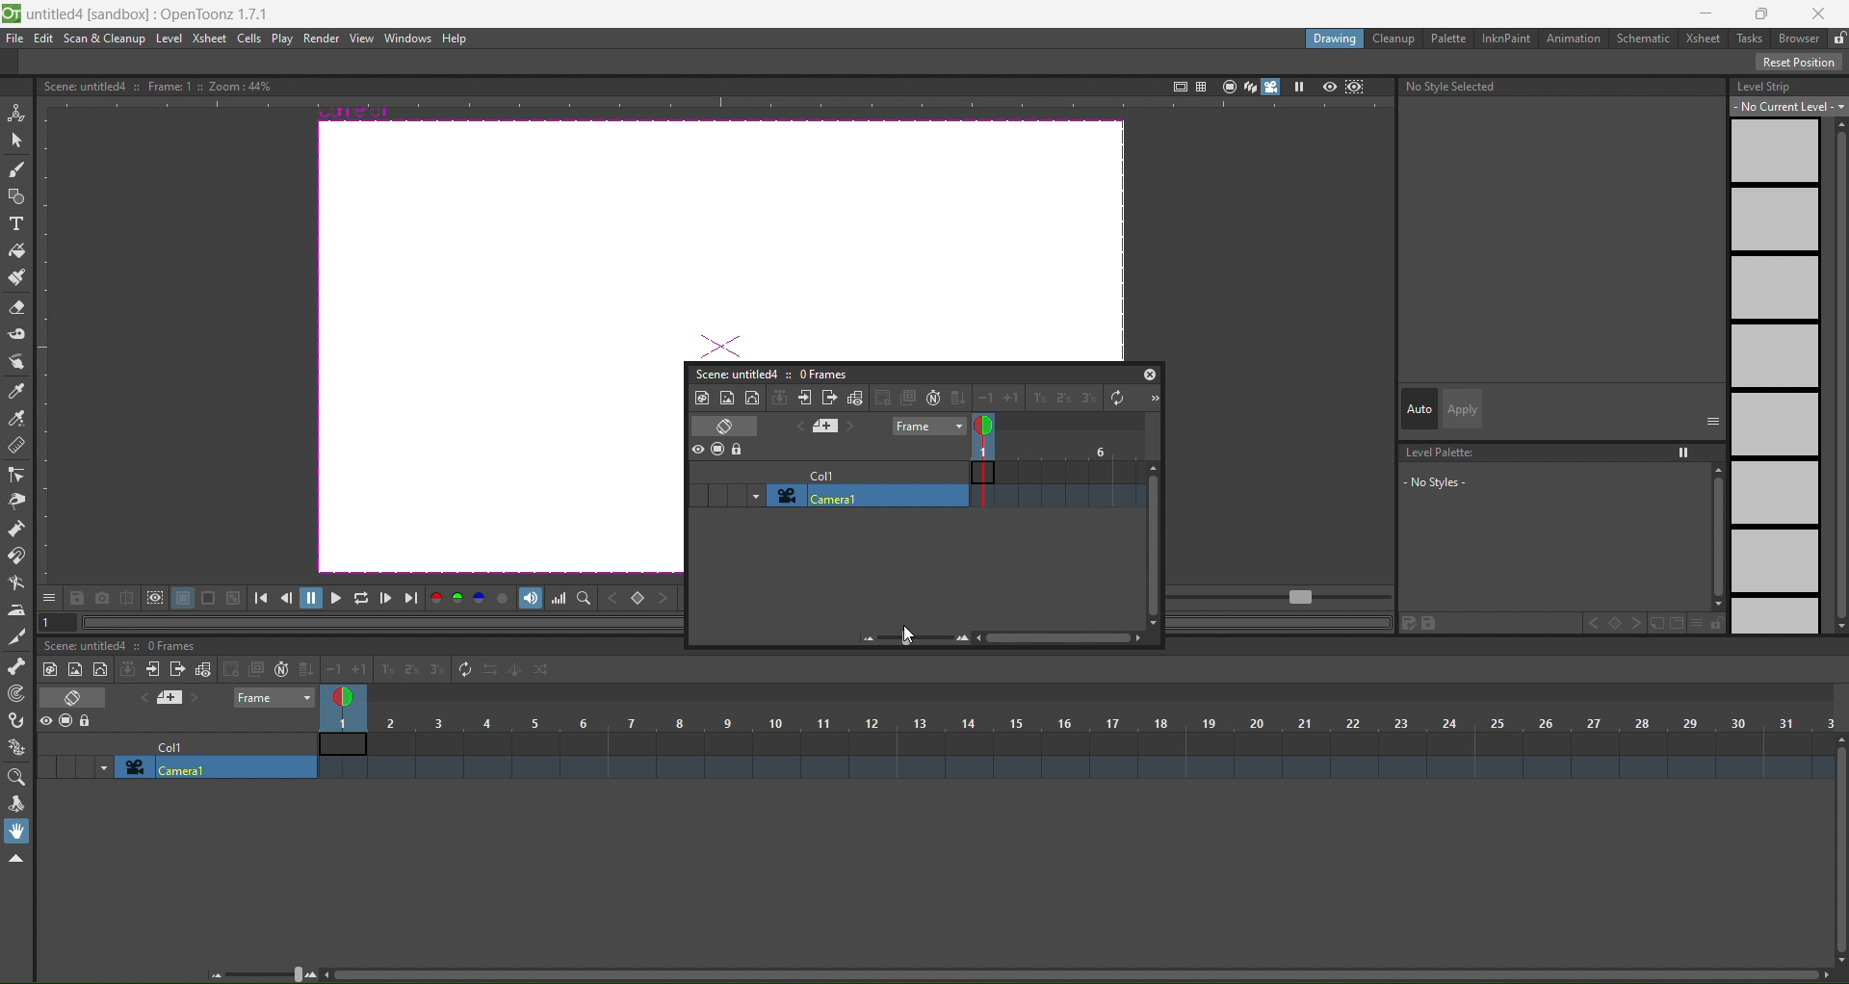 This screenshot has height=984, width=1849. What do you see at coordinates (73, 670) in the screenshot?
I see `ew raster level` at bounding box center [73, 670].